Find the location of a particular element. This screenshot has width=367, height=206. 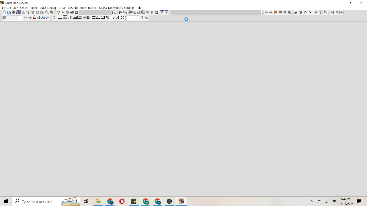

Find is located at coordinates (11, 18).